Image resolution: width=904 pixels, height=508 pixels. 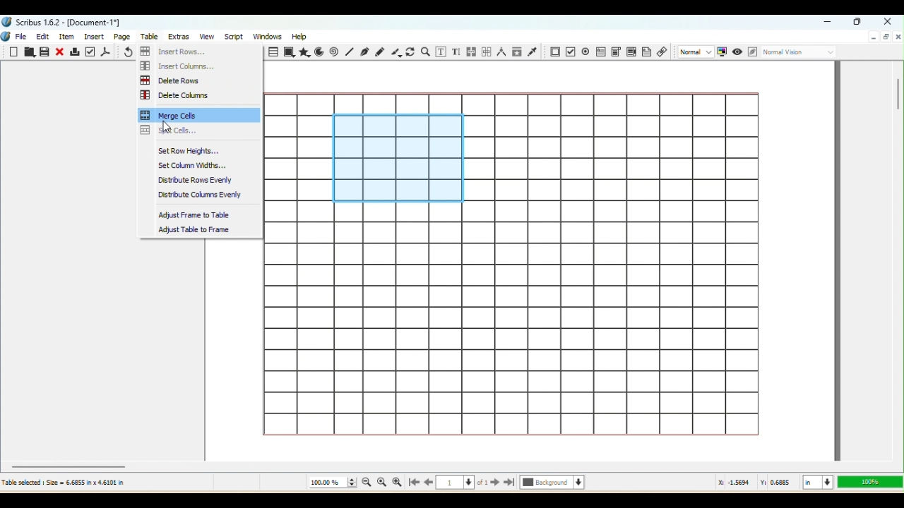 What do you see at coordinates (662, 53) in the screenshot?
I see `Link annotation` at bounding box center [662, 53].